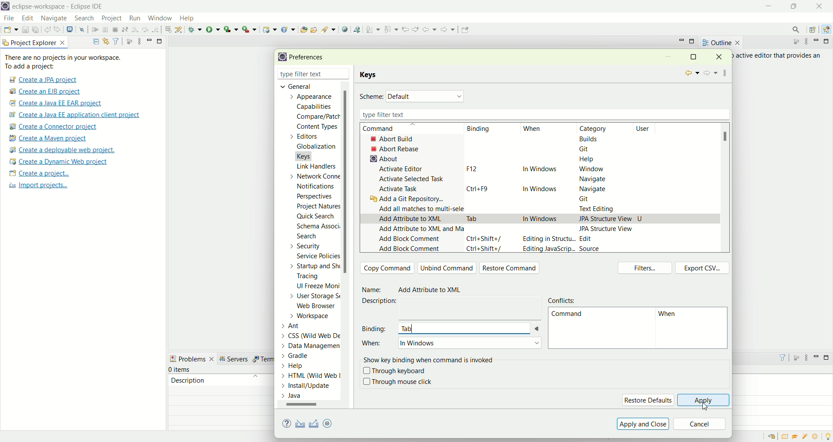  I want to click on help, so click(288, 424).